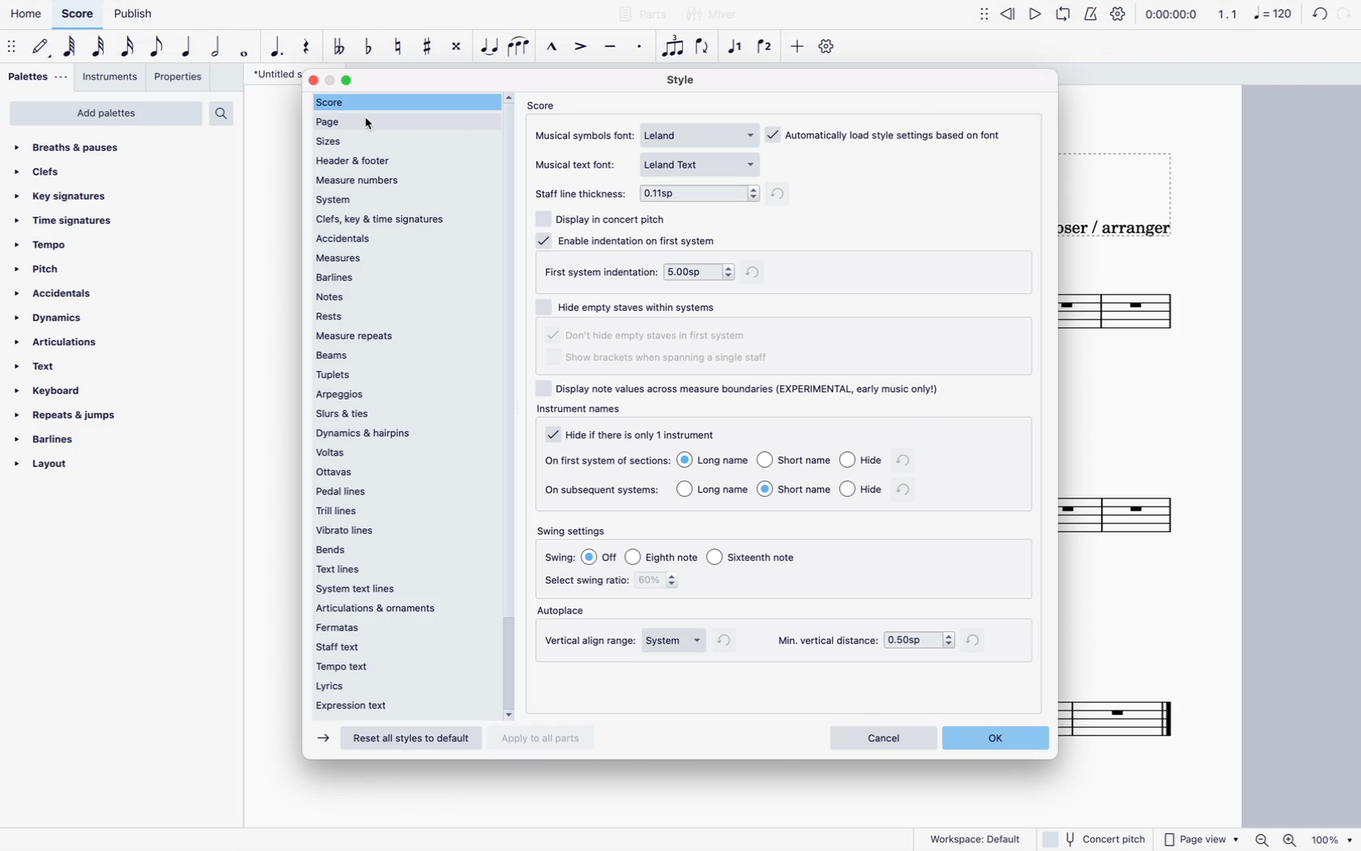  Describe the element at coordinates (698, 272) in the screenshot. I see `size` at that location.